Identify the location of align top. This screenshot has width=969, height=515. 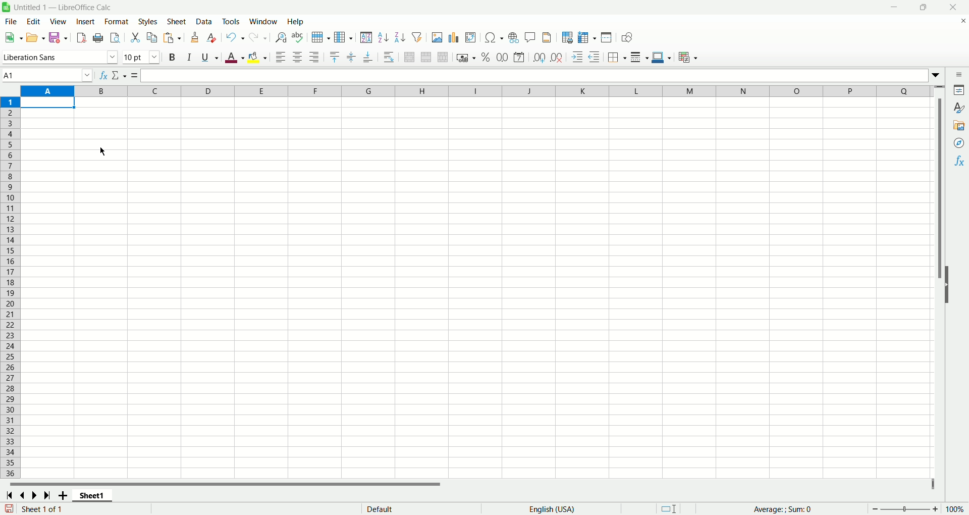
(335, 56).